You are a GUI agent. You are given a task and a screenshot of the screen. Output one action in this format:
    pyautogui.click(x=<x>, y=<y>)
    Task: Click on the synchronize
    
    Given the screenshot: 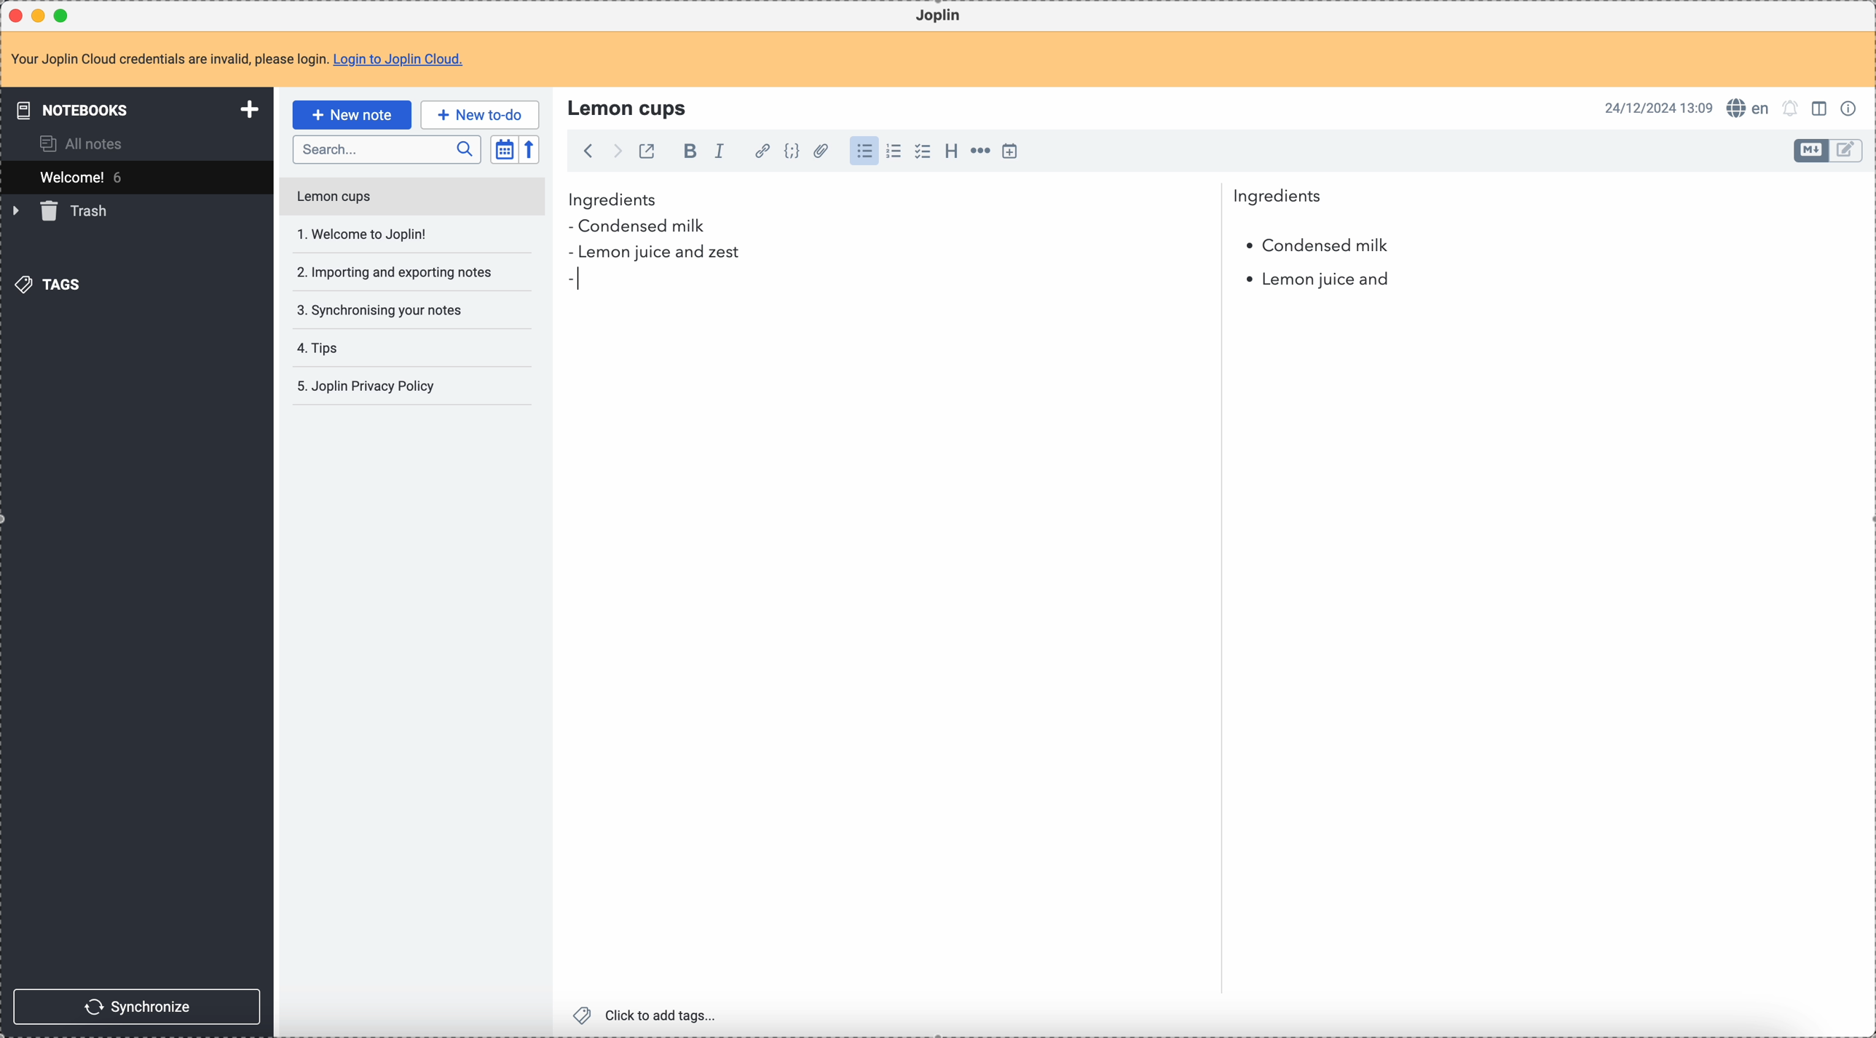 What is the action you would take?
    pyautogui.click(x=138, y=1007)
    